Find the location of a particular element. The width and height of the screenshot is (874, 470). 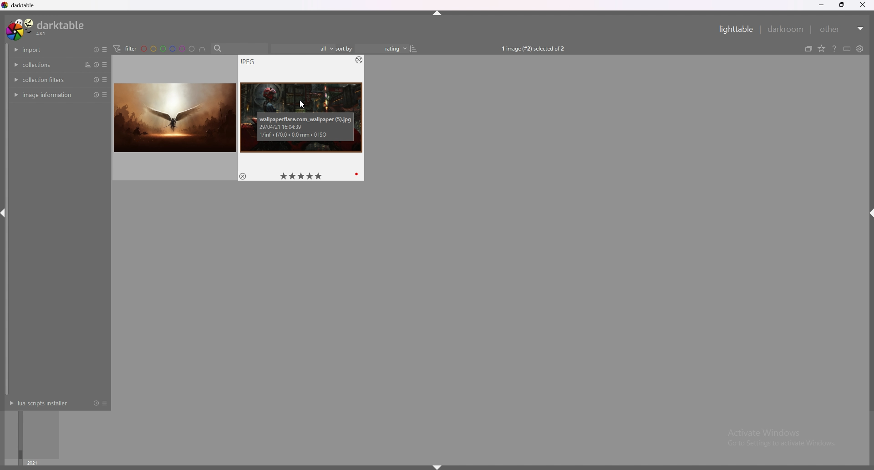

sort by rating is located at coordinates (387, 49).